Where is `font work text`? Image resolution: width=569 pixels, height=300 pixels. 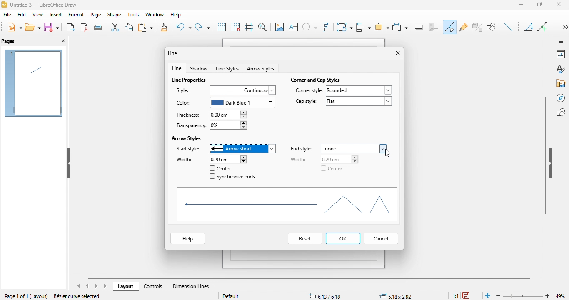
font work text is located at coordinates (327, 29).